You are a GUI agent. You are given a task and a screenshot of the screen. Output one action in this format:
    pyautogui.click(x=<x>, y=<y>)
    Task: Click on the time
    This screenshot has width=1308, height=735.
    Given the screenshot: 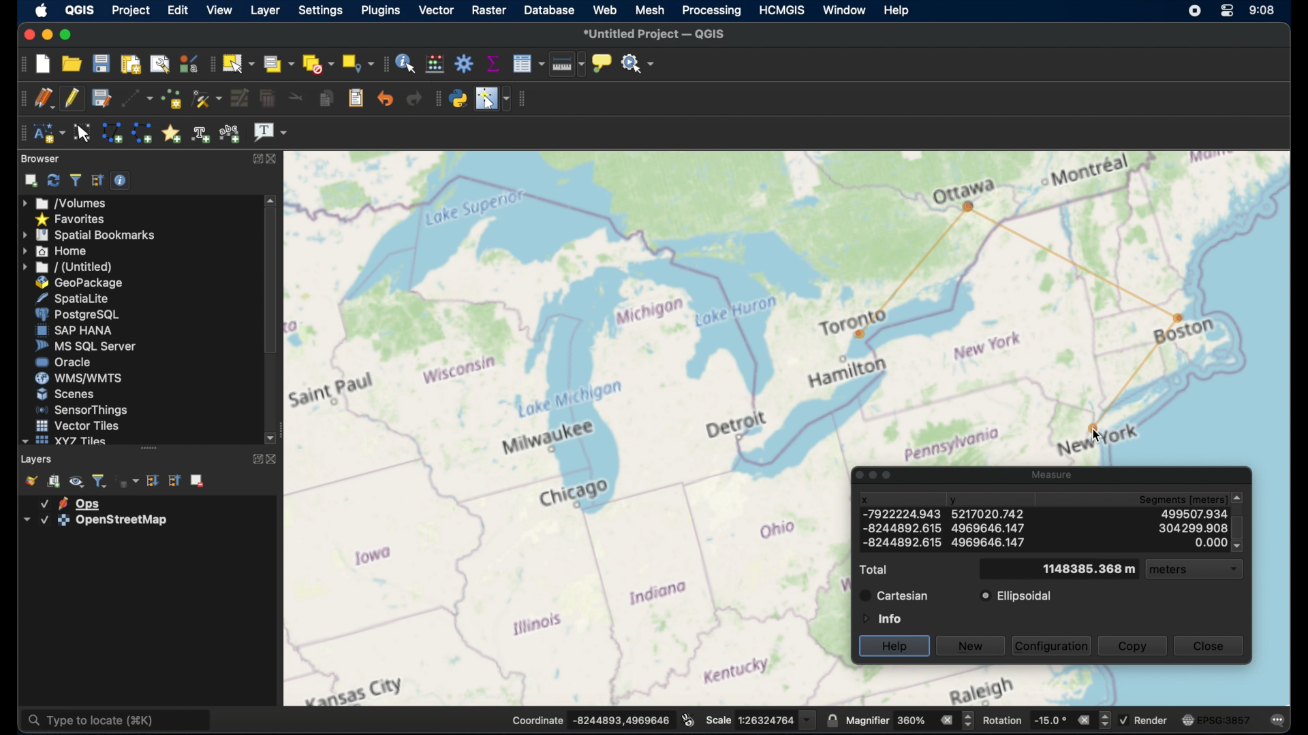 What is the action you would take?
    pyautogui.click(x=1262, y=10)
    